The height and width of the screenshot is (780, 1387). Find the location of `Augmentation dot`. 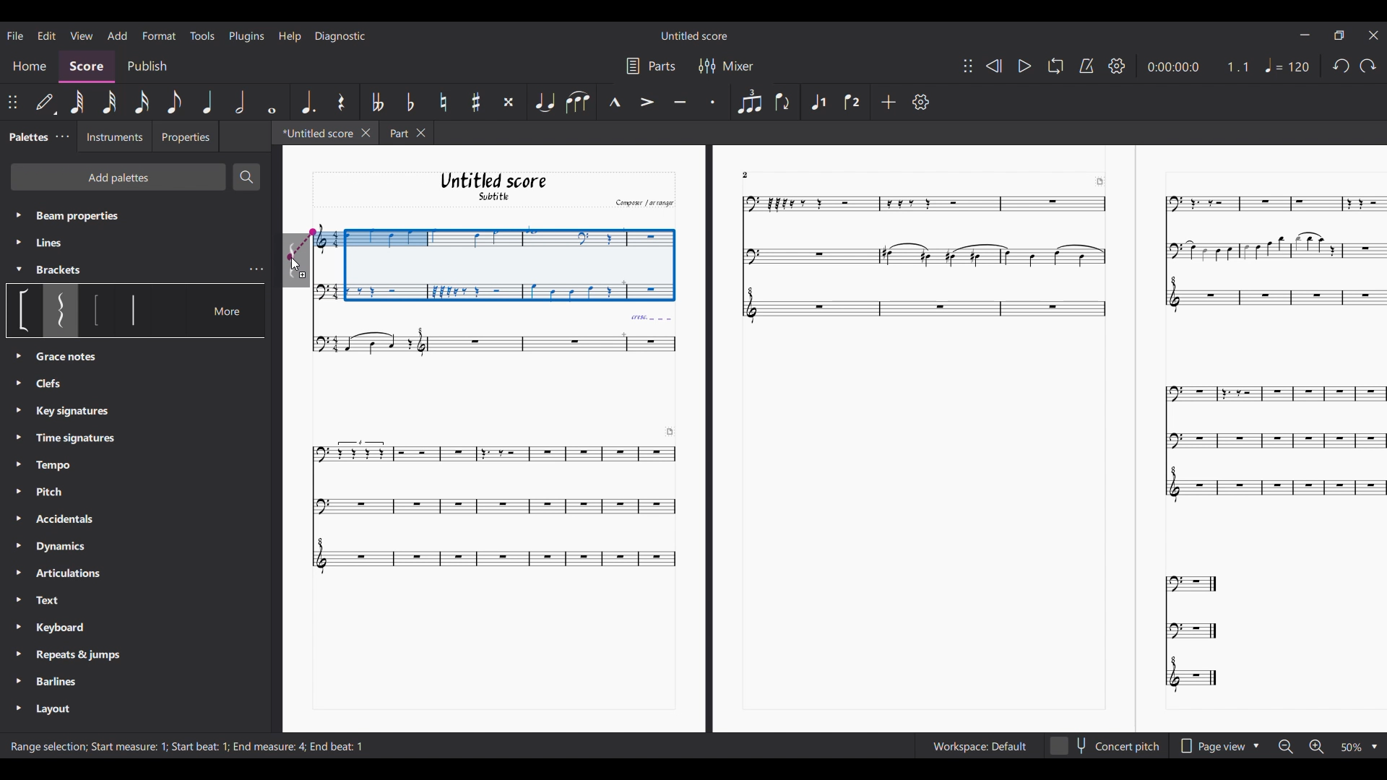

Augmentation dot is located at coordinates (307, 102).